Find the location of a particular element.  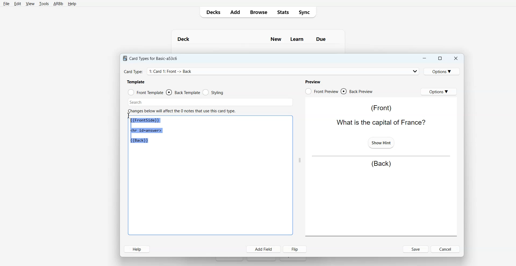

Decks is located at coordinates (212, 12).